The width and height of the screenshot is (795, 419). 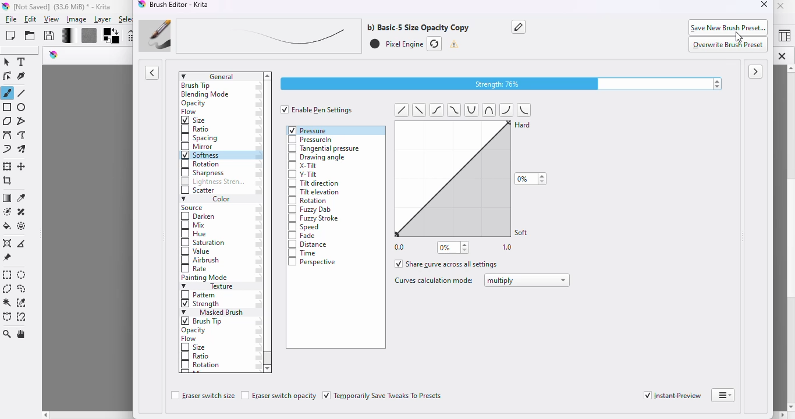 What do you see at coordinates (10, 35) in the screenshot?
I see `create new document` at bounding box center [10, 35].